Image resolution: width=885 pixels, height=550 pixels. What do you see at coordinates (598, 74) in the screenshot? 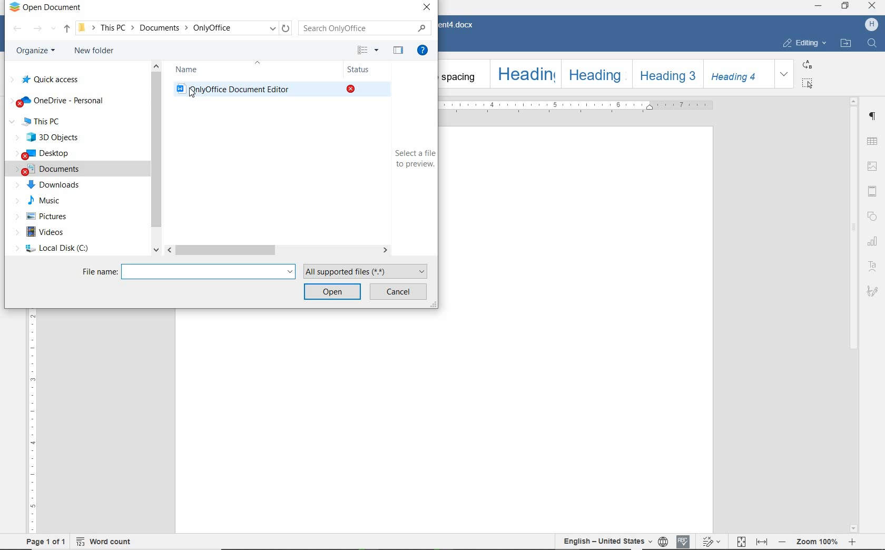
I see `Heading 2` at bounding box center [598, 74].